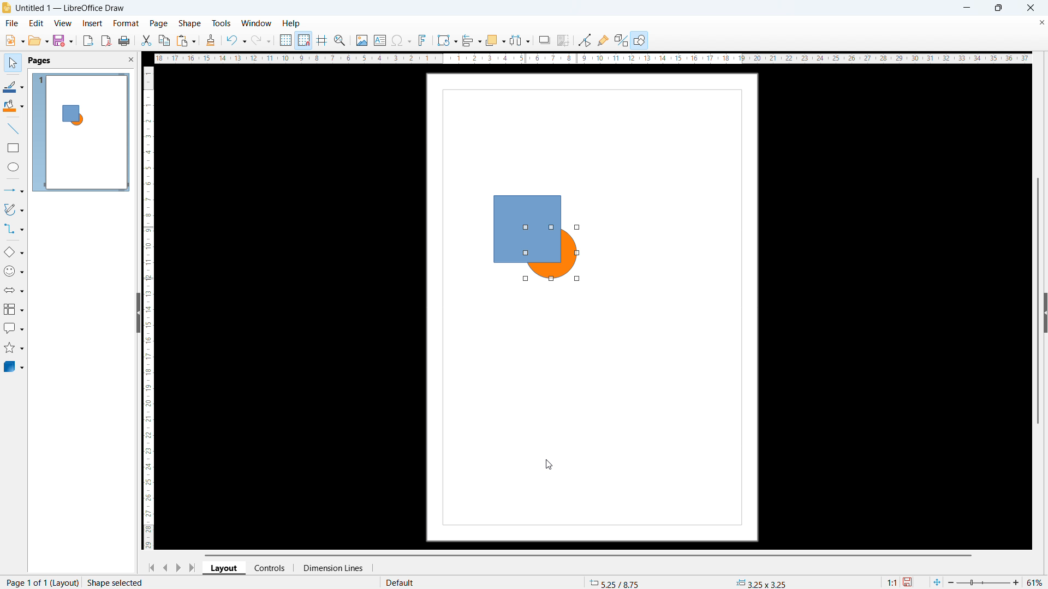  What do you see at coordinates (447, 41) in the screenshot?
I see `transformation` at bounding box center [447, 41].